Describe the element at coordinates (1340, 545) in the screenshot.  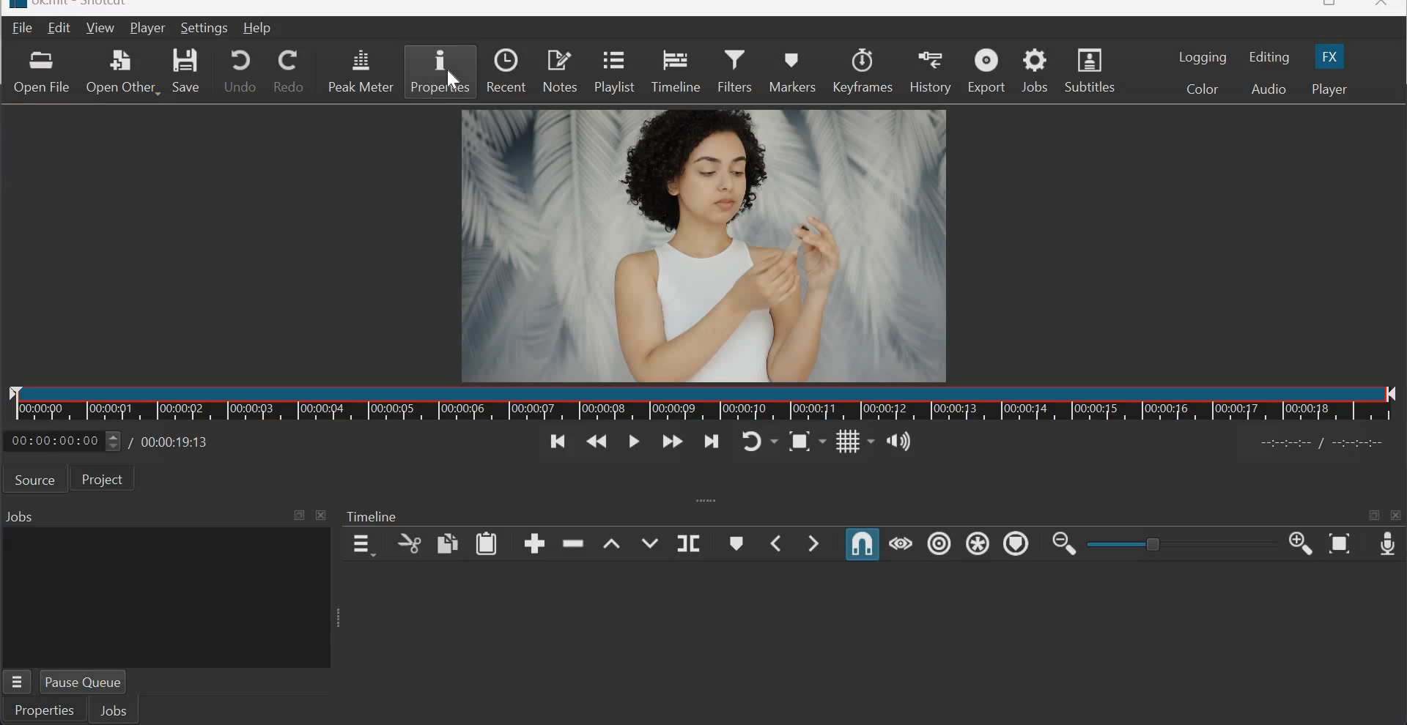
I see `Zoom Timeline to Fit` at that location.